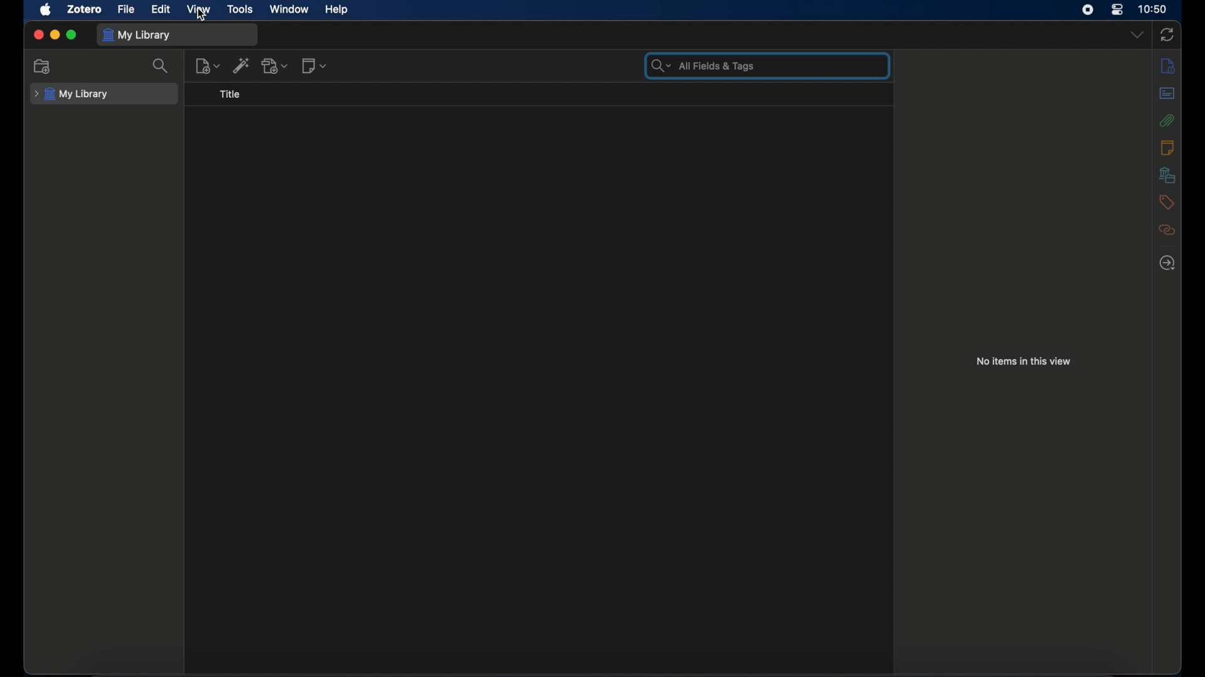 The image size is (1205, 677). I want to click on time, so click(1153, 9).